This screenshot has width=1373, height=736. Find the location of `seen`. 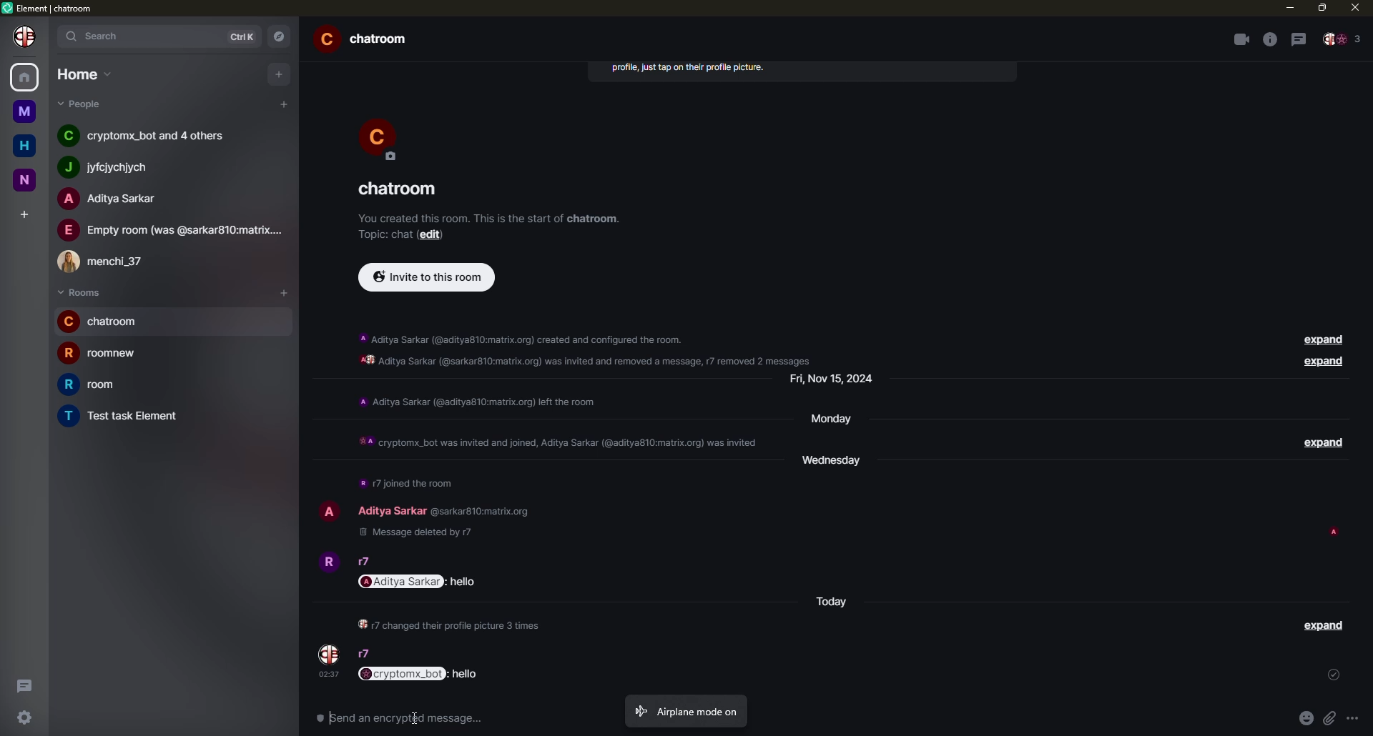

seen is located at coordinates (1333, 531).